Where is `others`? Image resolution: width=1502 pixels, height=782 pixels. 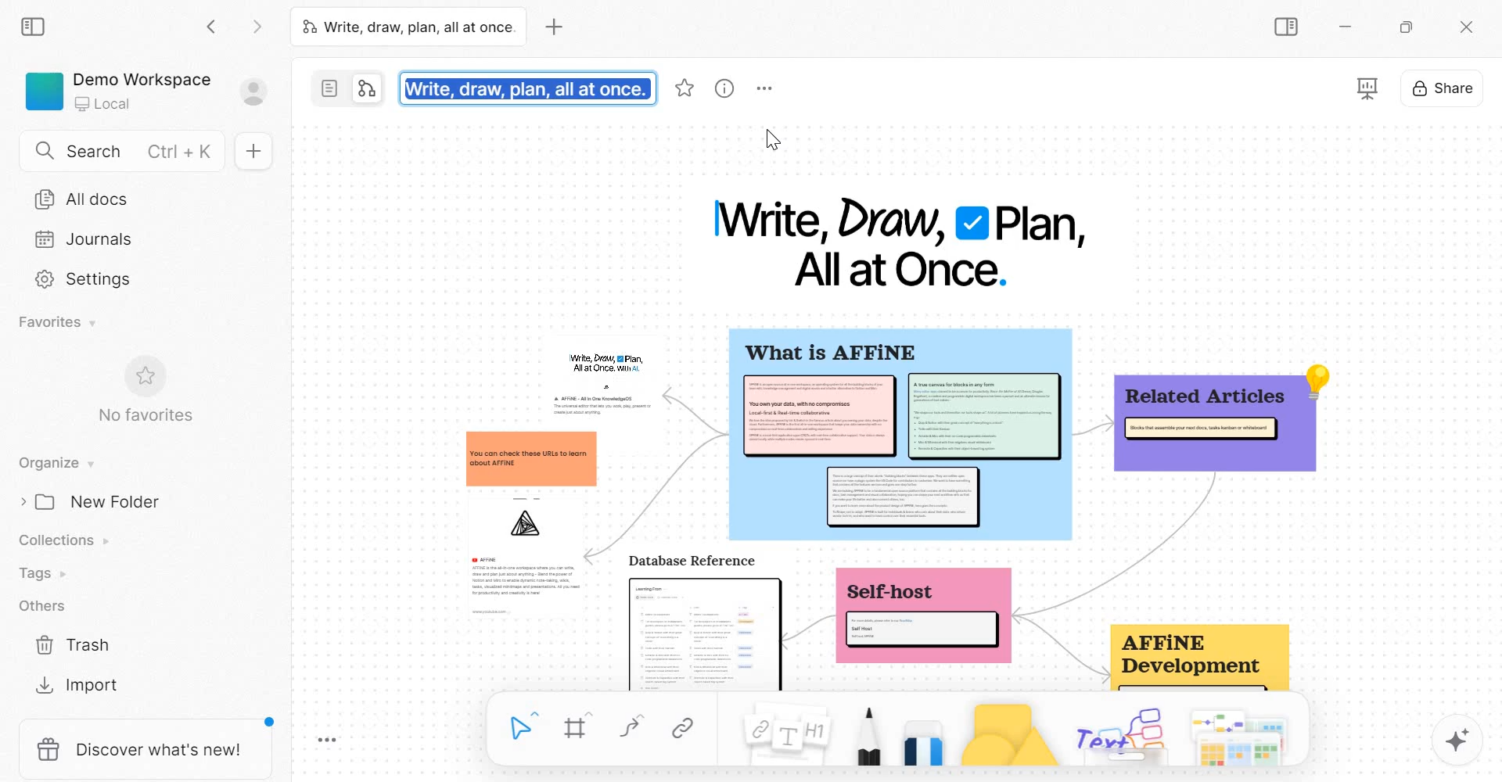 others is located at coordinates (1123, 735).